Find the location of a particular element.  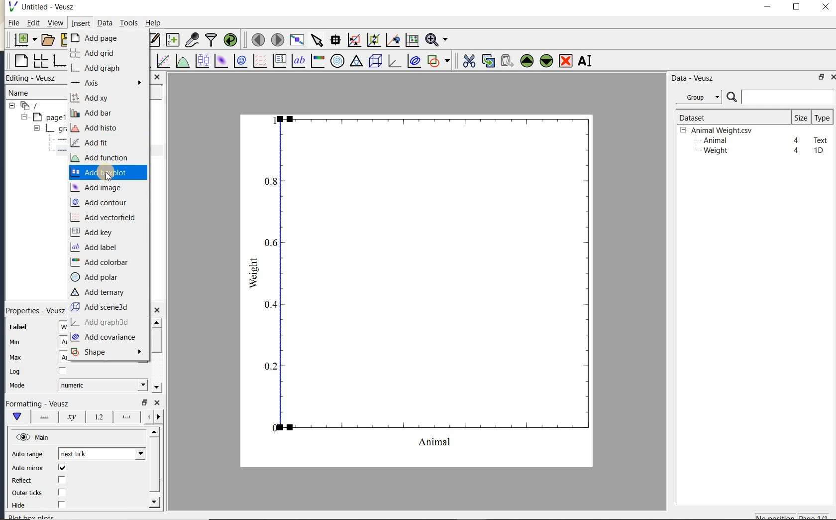

add colorbar is located at coordinates (101, 262).